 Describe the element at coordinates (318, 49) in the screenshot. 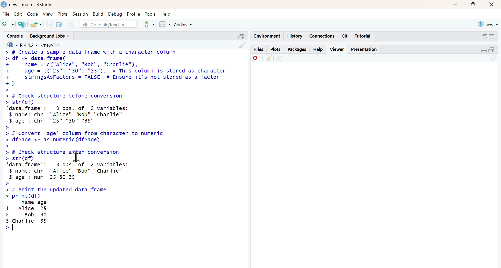

I see `help` at that location.